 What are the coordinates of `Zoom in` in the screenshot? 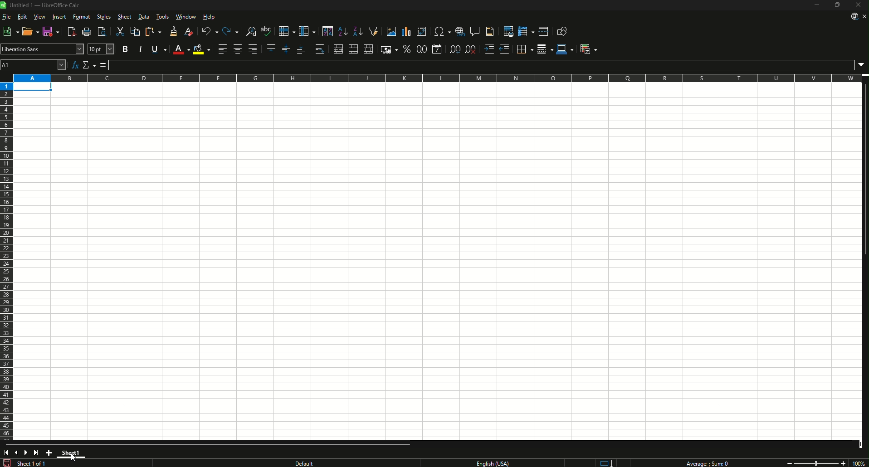 It's located at (844, 463).